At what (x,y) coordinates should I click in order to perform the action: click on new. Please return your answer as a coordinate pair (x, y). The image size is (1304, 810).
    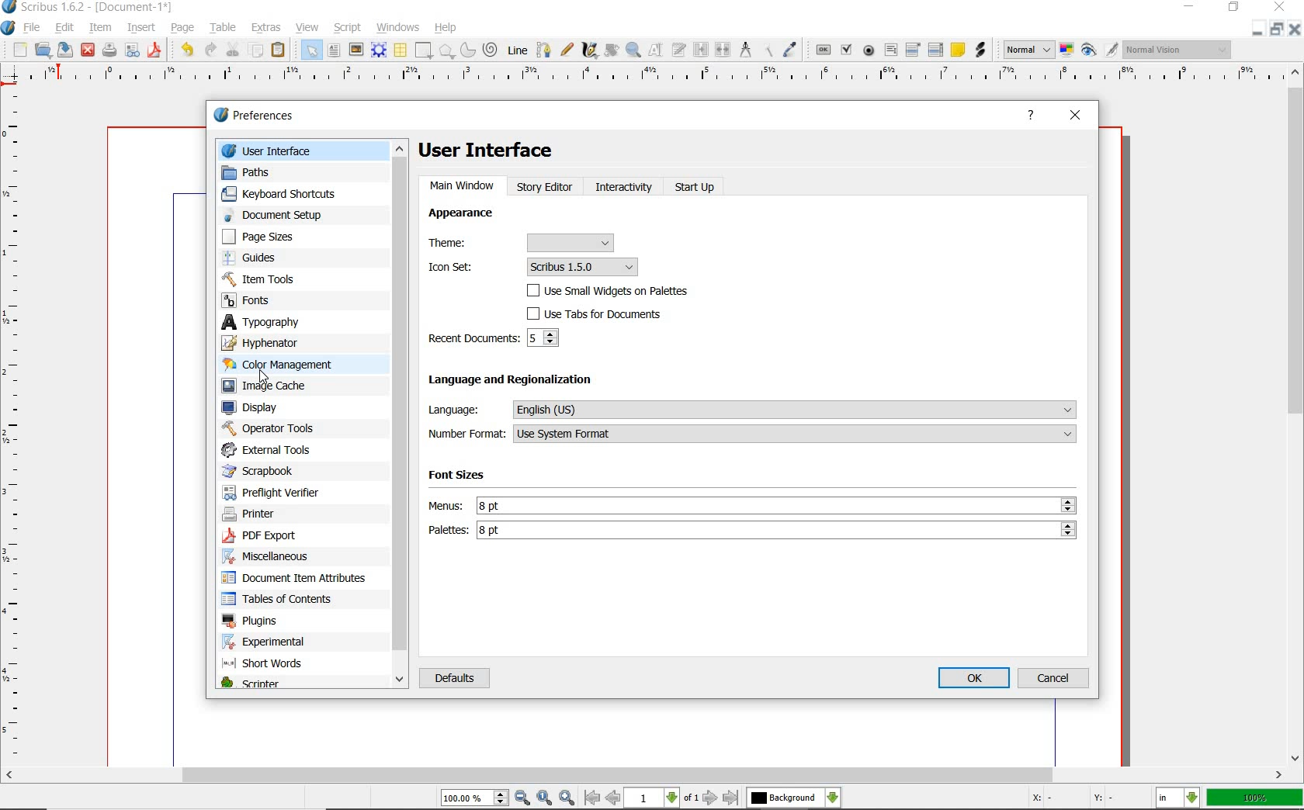
    Looking at the image, I should click on (19, 50).